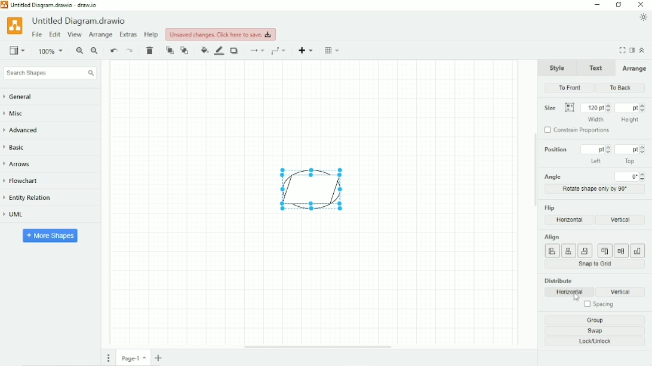 The height and width of the screenshot is (366, 652). I want to click on Size, so click(559, 108).